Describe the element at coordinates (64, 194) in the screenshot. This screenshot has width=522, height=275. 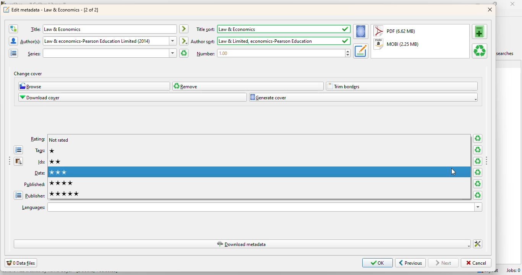
I see `5 stars` at that location.